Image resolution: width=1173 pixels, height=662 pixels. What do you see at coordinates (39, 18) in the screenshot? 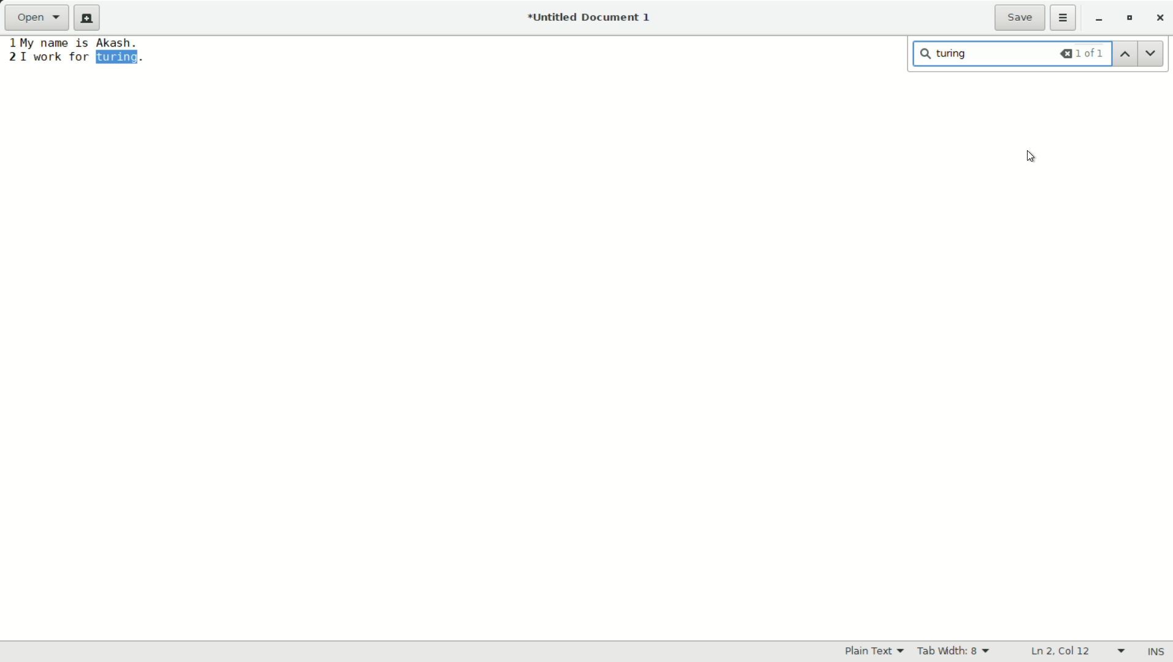
I see `open a file` at bounding box center [39, 18].